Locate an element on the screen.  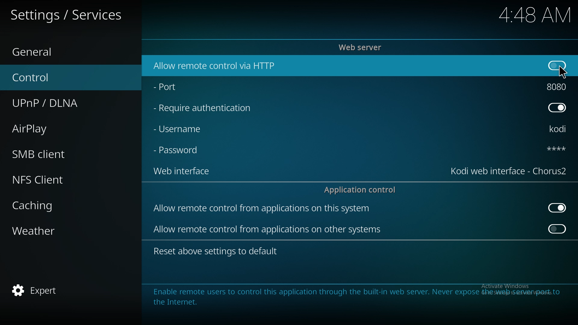
general is located at coordinates (42, 49).